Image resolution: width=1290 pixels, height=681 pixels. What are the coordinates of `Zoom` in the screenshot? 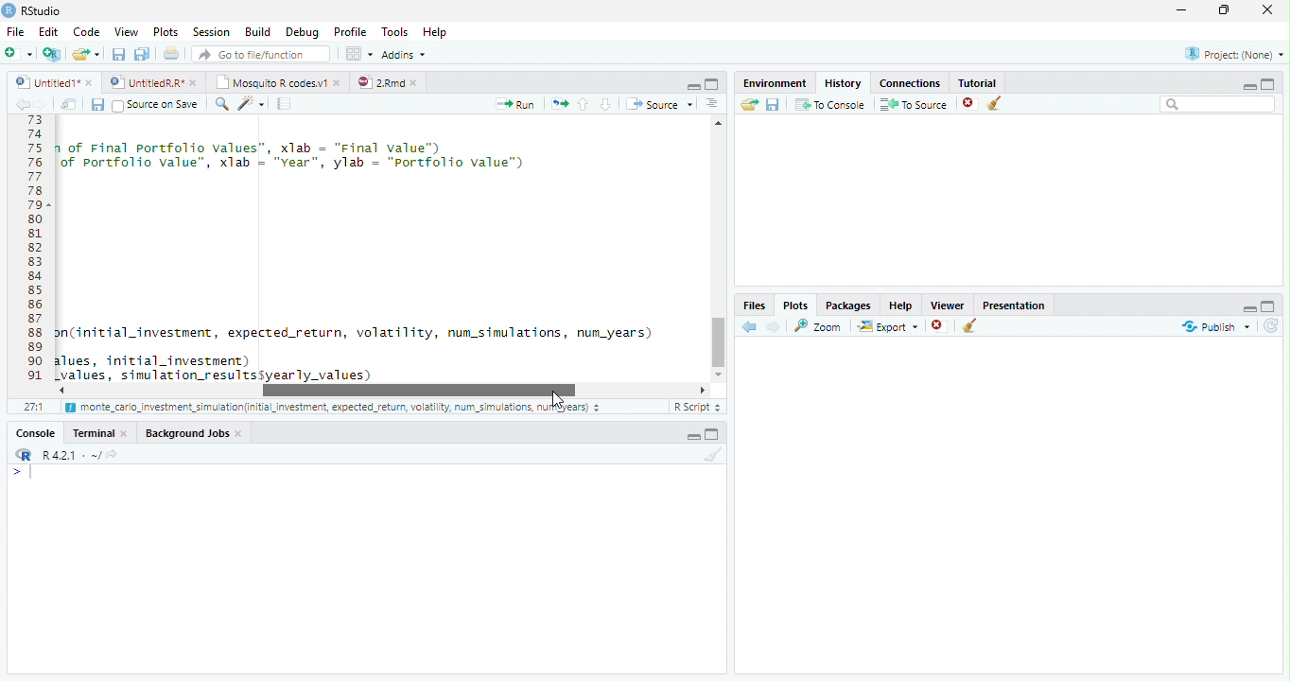 It's located at (819, 325).